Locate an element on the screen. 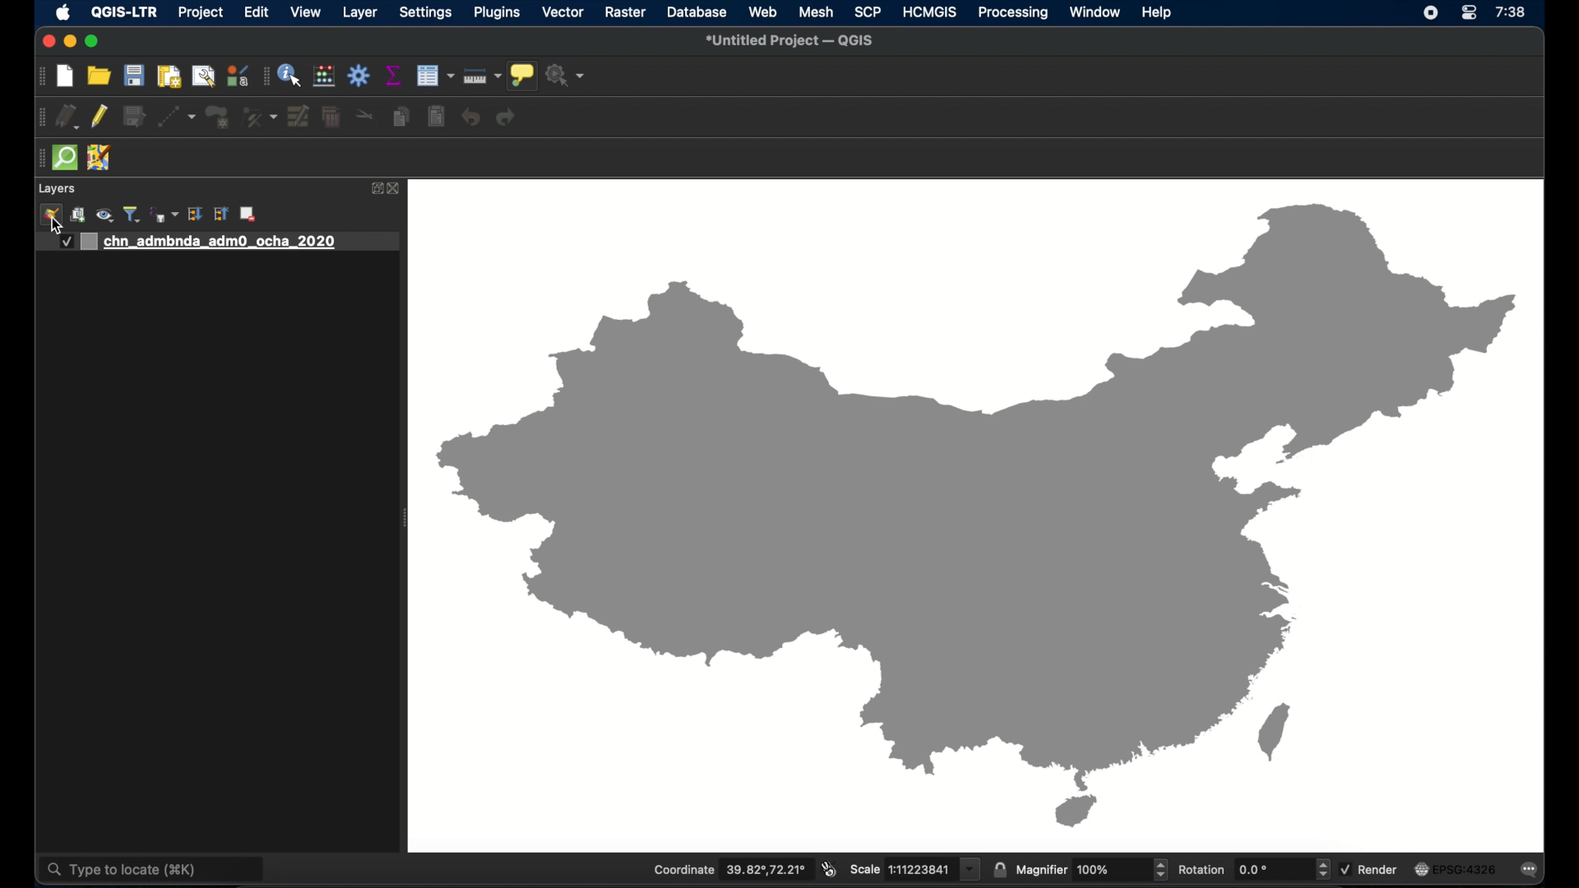 The width and height of the screenshot is (1579, 888). drag handle is located at coordinates (41, 118).